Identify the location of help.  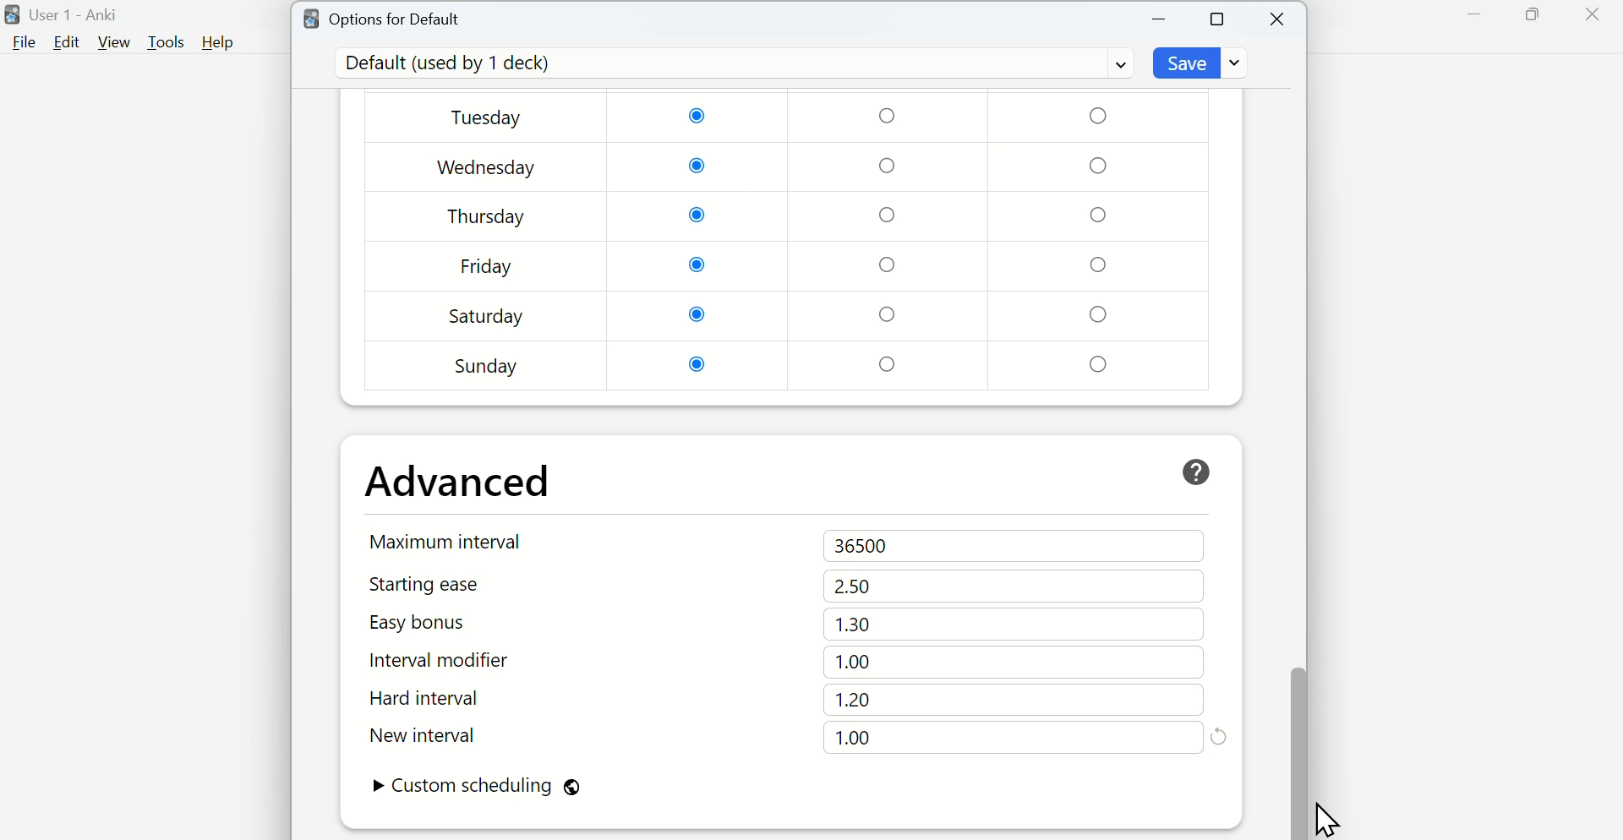
(1196, 472).